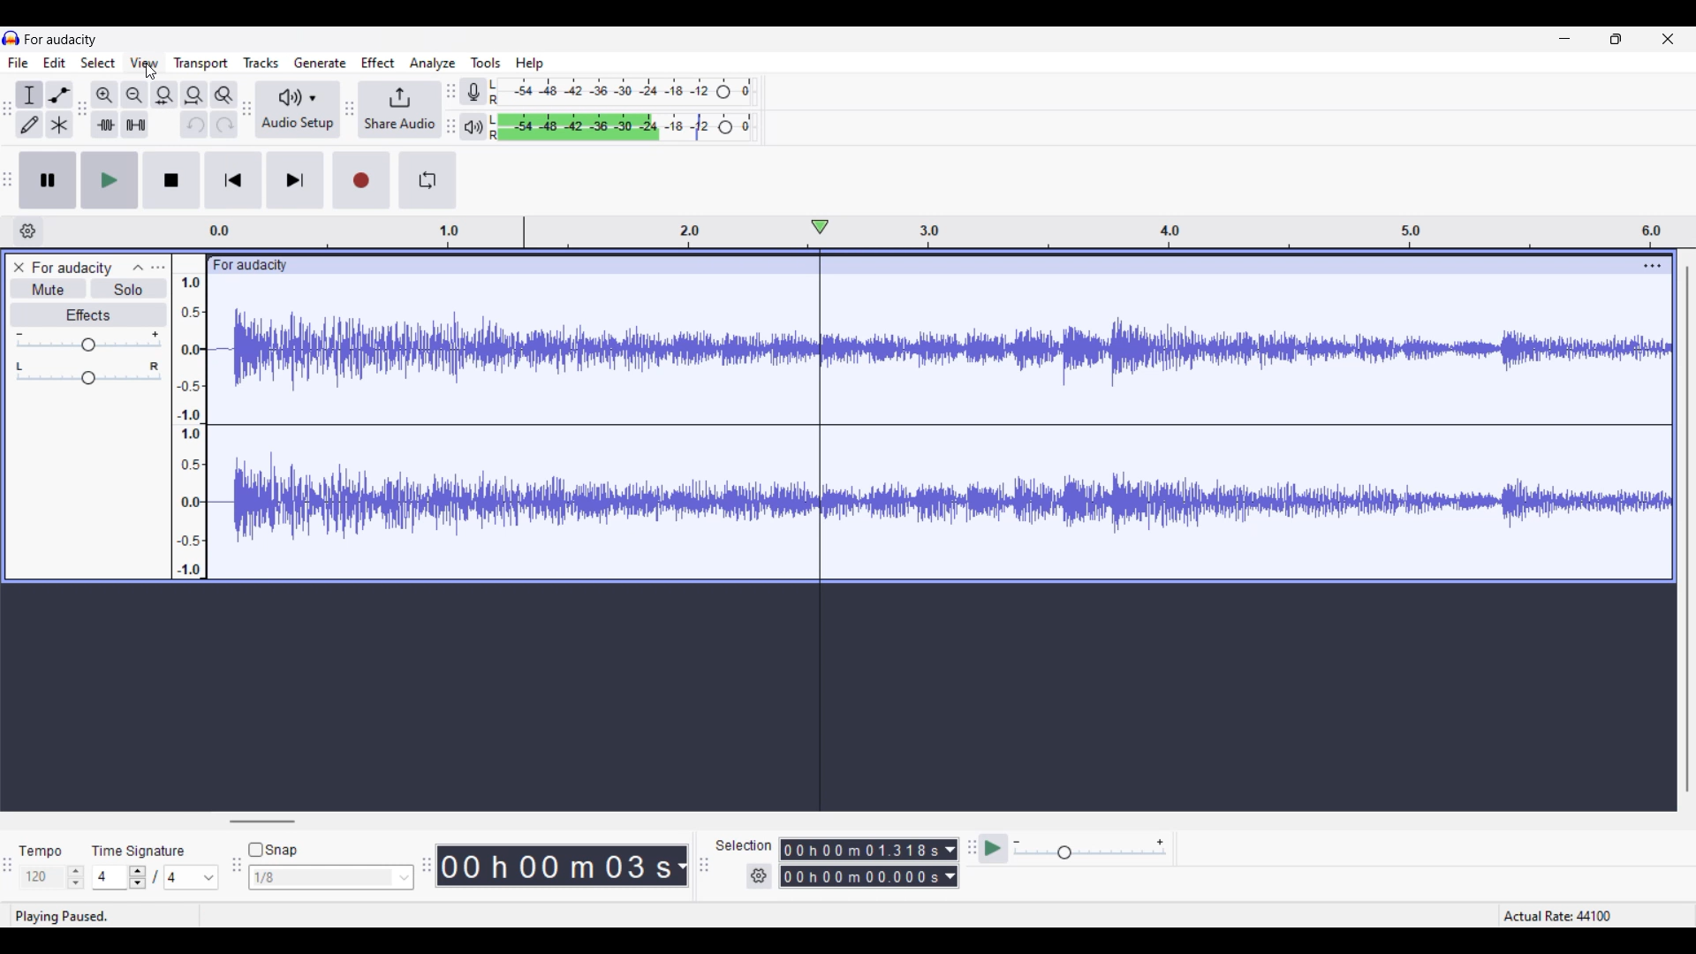 Image resolution: width=1696 pixels, height=954 pixels. What do you see at coordinates (110, 180) in the screenshot?
I see `Play/Play once` at bounding box center [110, 180].